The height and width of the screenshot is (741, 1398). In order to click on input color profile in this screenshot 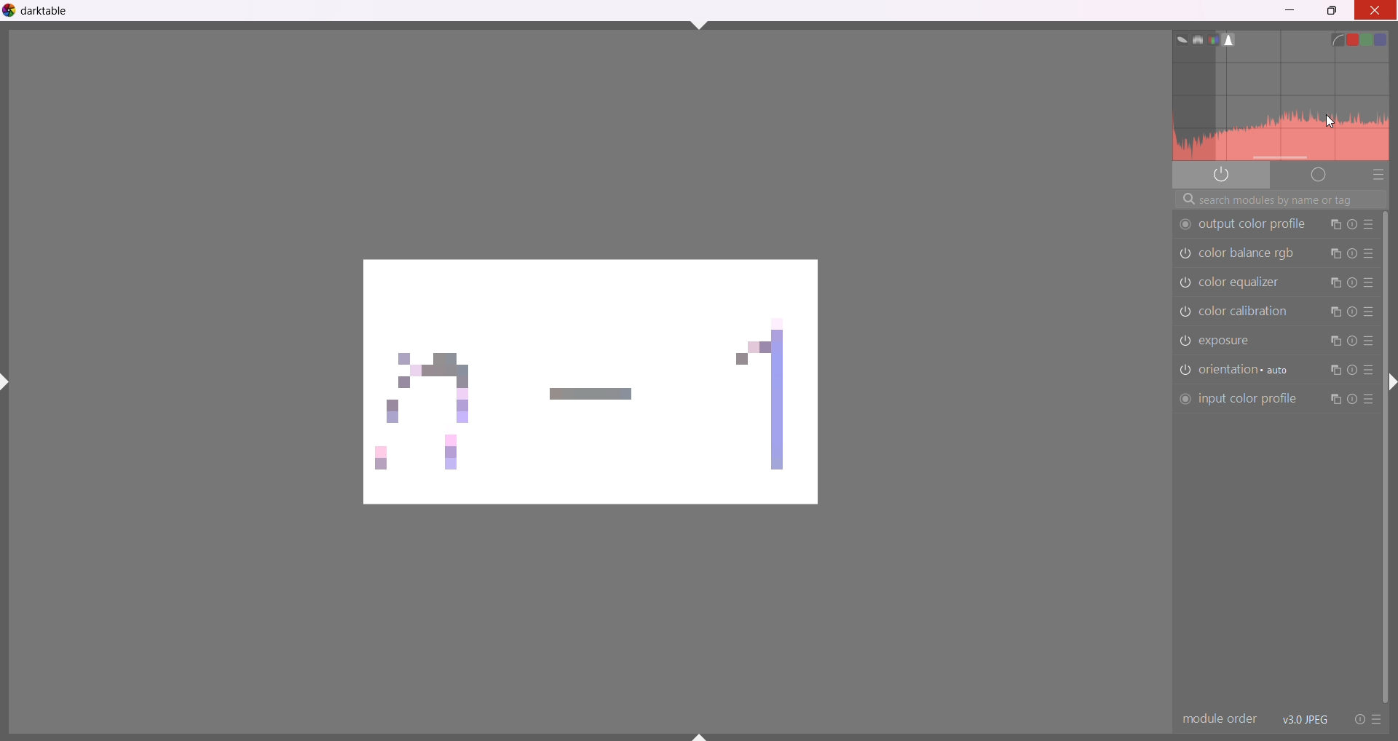, I will do `click(1237, 400)`.